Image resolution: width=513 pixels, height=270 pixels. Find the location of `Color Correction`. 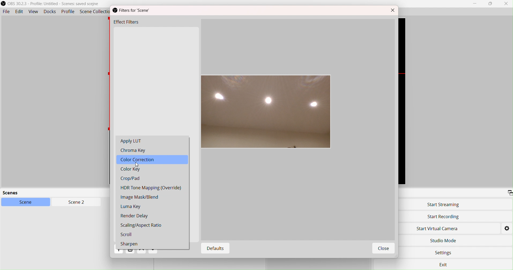

Color Correction is located at coordinates (139, 161).